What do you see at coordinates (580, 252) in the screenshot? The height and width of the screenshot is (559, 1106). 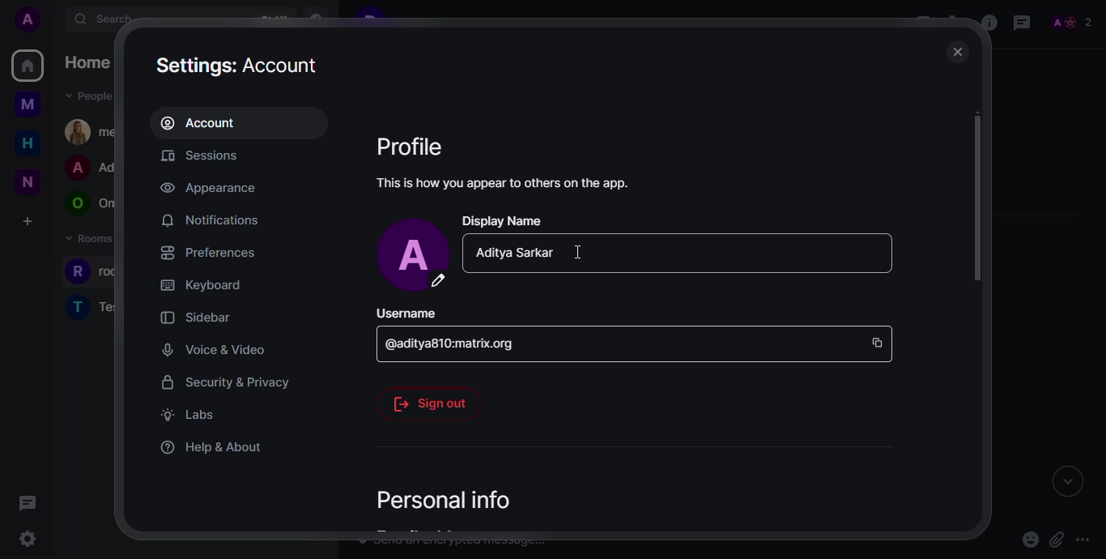 I see `` at bounding box center [580, 252].